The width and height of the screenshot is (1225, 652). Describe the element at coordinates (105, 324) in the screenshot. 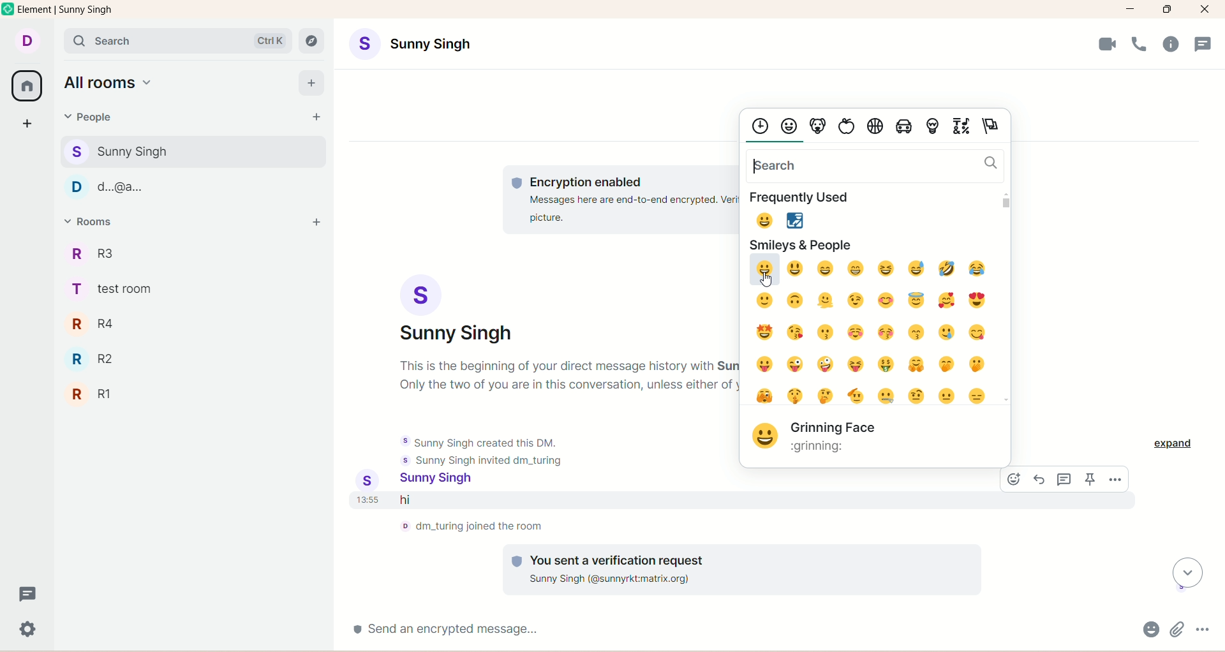

I see `R4` at that location.